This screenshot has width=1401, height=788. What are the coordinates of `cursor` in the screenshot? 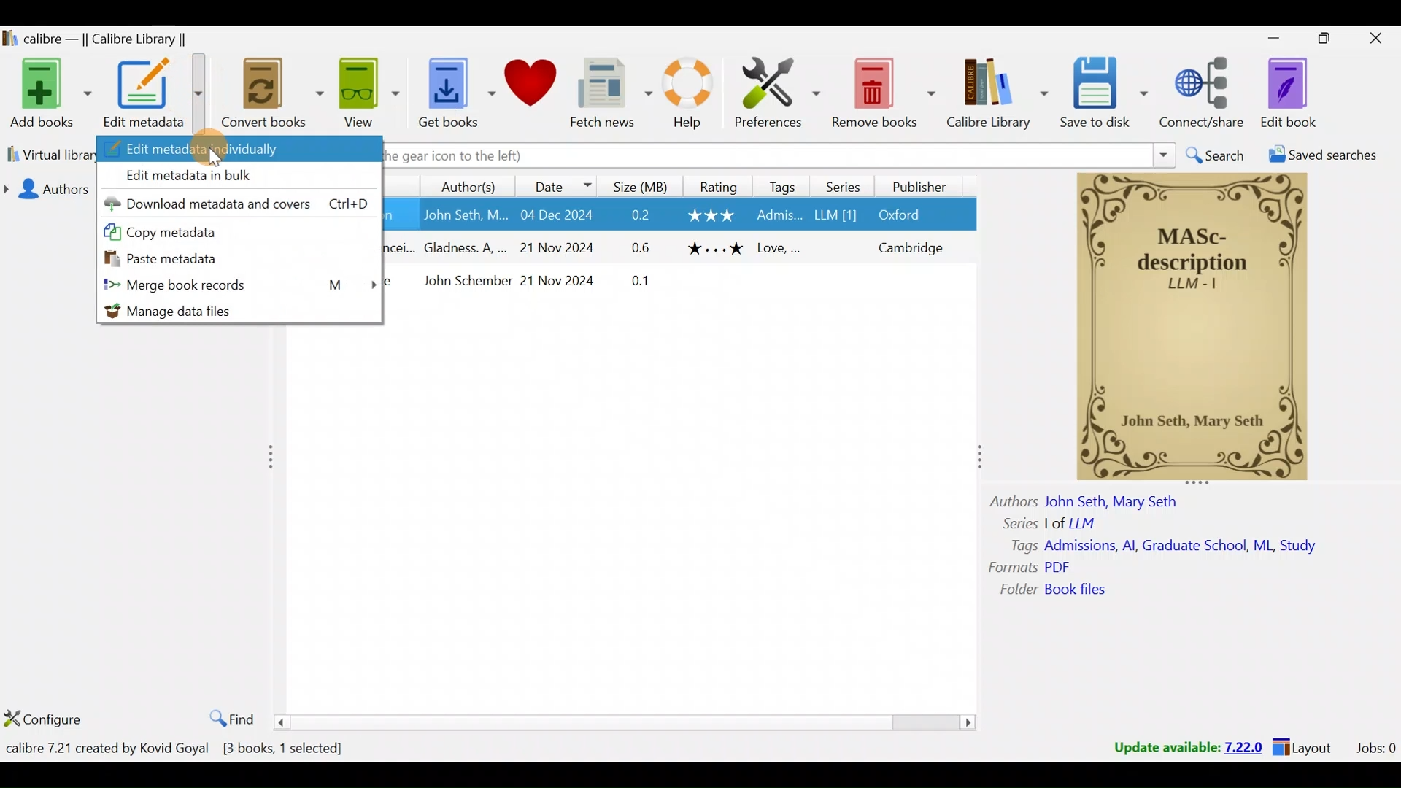 It's located at (215, 157).